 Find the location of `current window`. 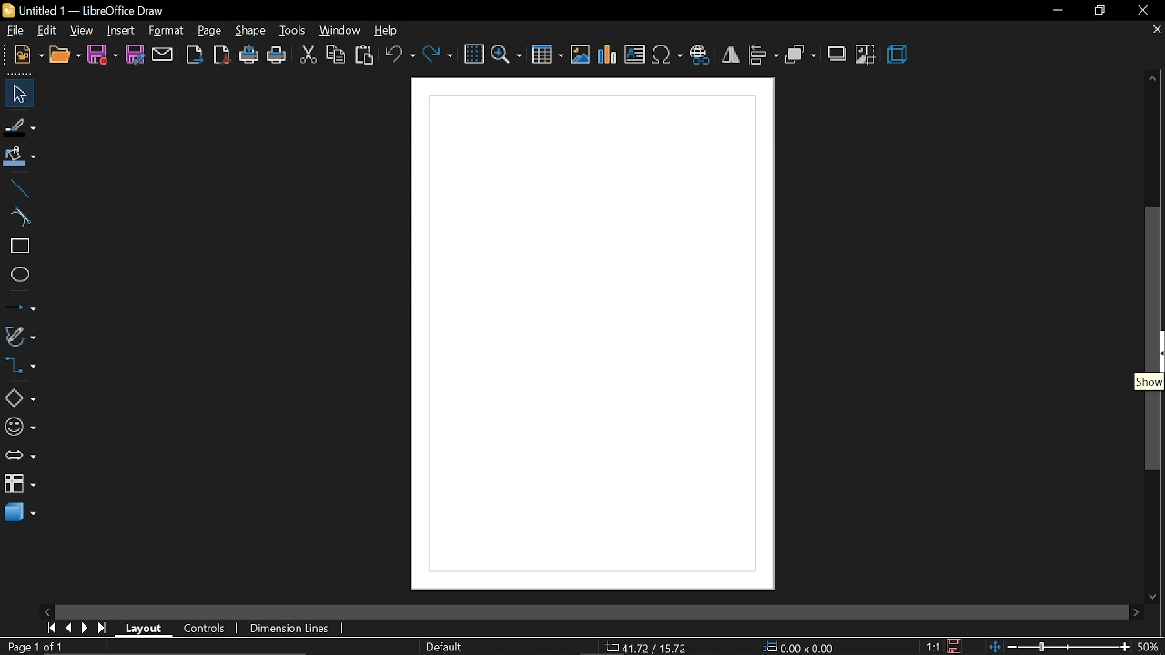

current window is located at coordinates (82, 10).